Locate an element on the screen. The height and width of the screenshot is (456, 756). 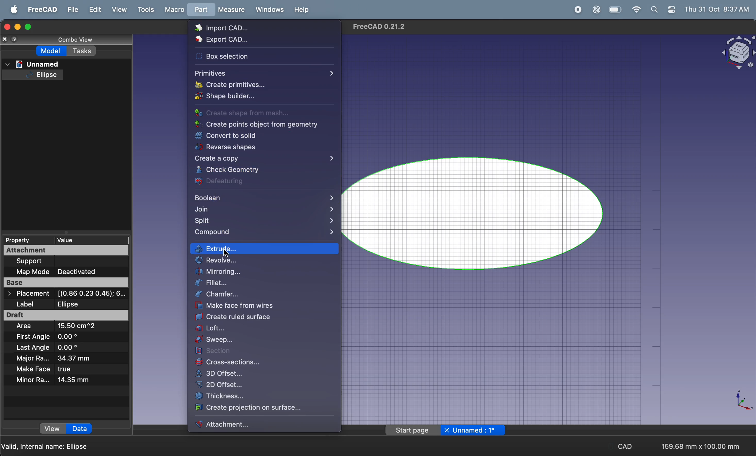
elipse is located at coordinates (40, 75).